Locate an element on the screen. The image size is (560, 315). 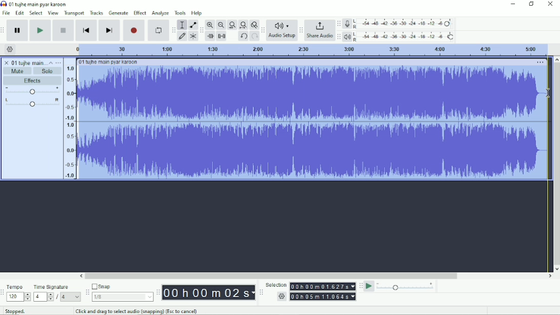
Audacity audio setup toolbar is located at coordinates (263, 30).